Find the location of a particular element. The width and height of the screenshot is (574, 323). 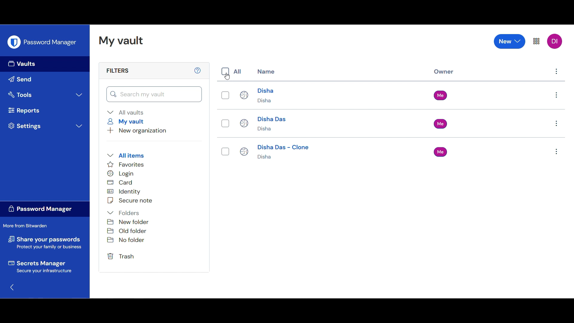

Go back is located at coordinates (12, 287).